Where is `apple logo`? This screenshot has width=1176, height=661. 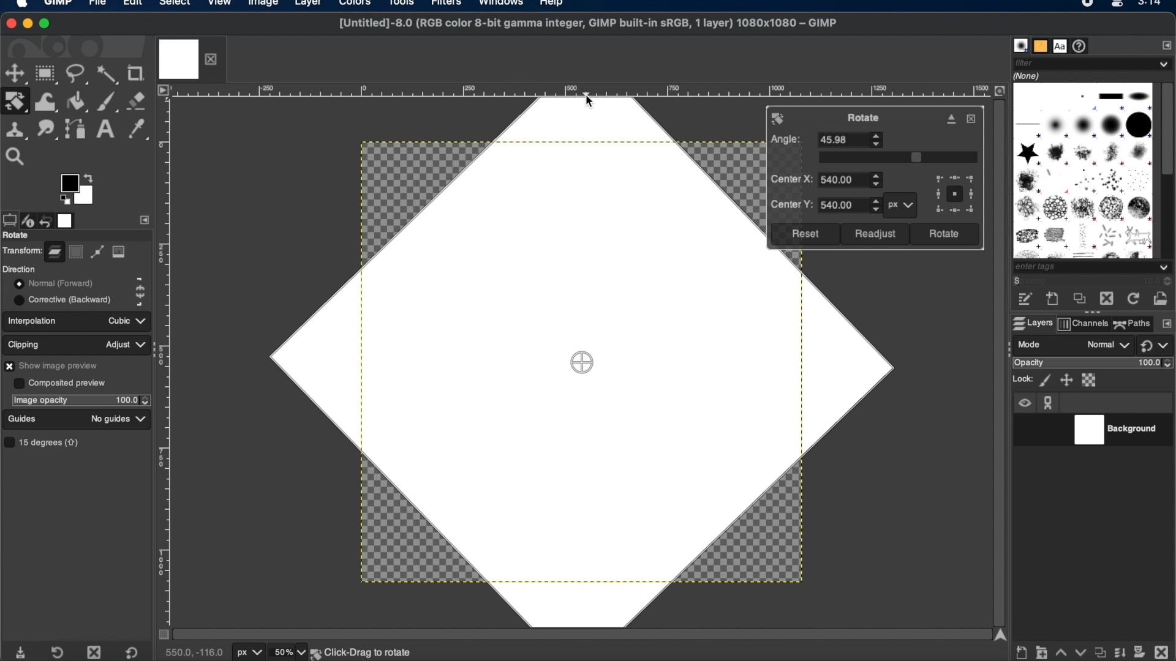
apple logo is located at coordinates (21, 6).